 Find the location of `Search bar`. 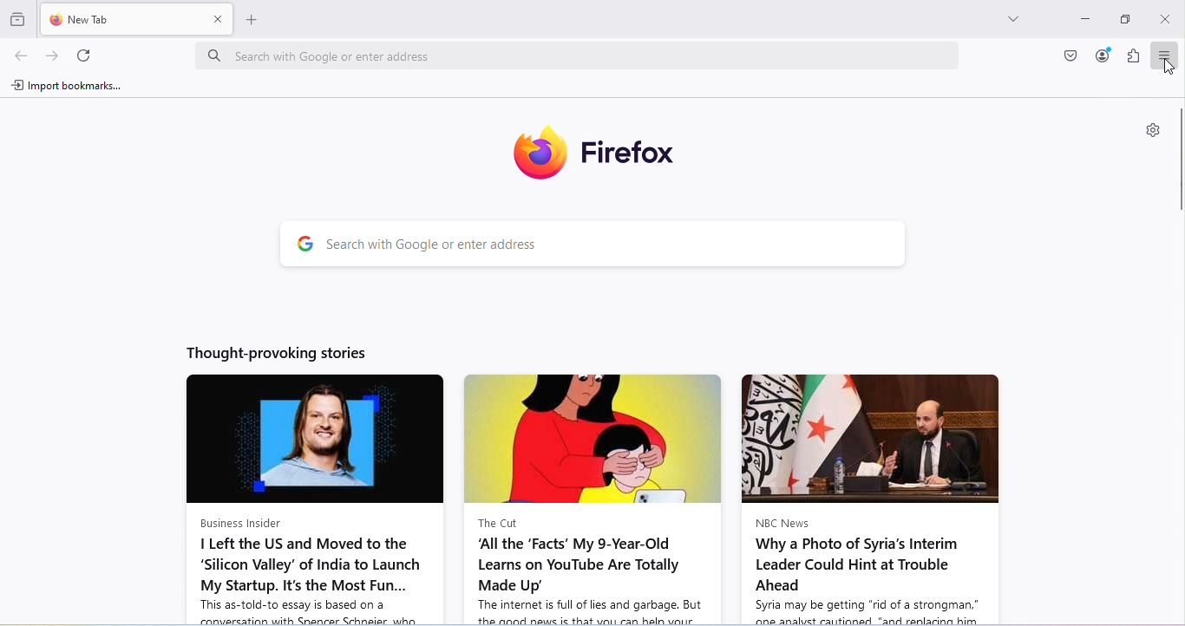

Search bar is located at coordinates (614, 246).